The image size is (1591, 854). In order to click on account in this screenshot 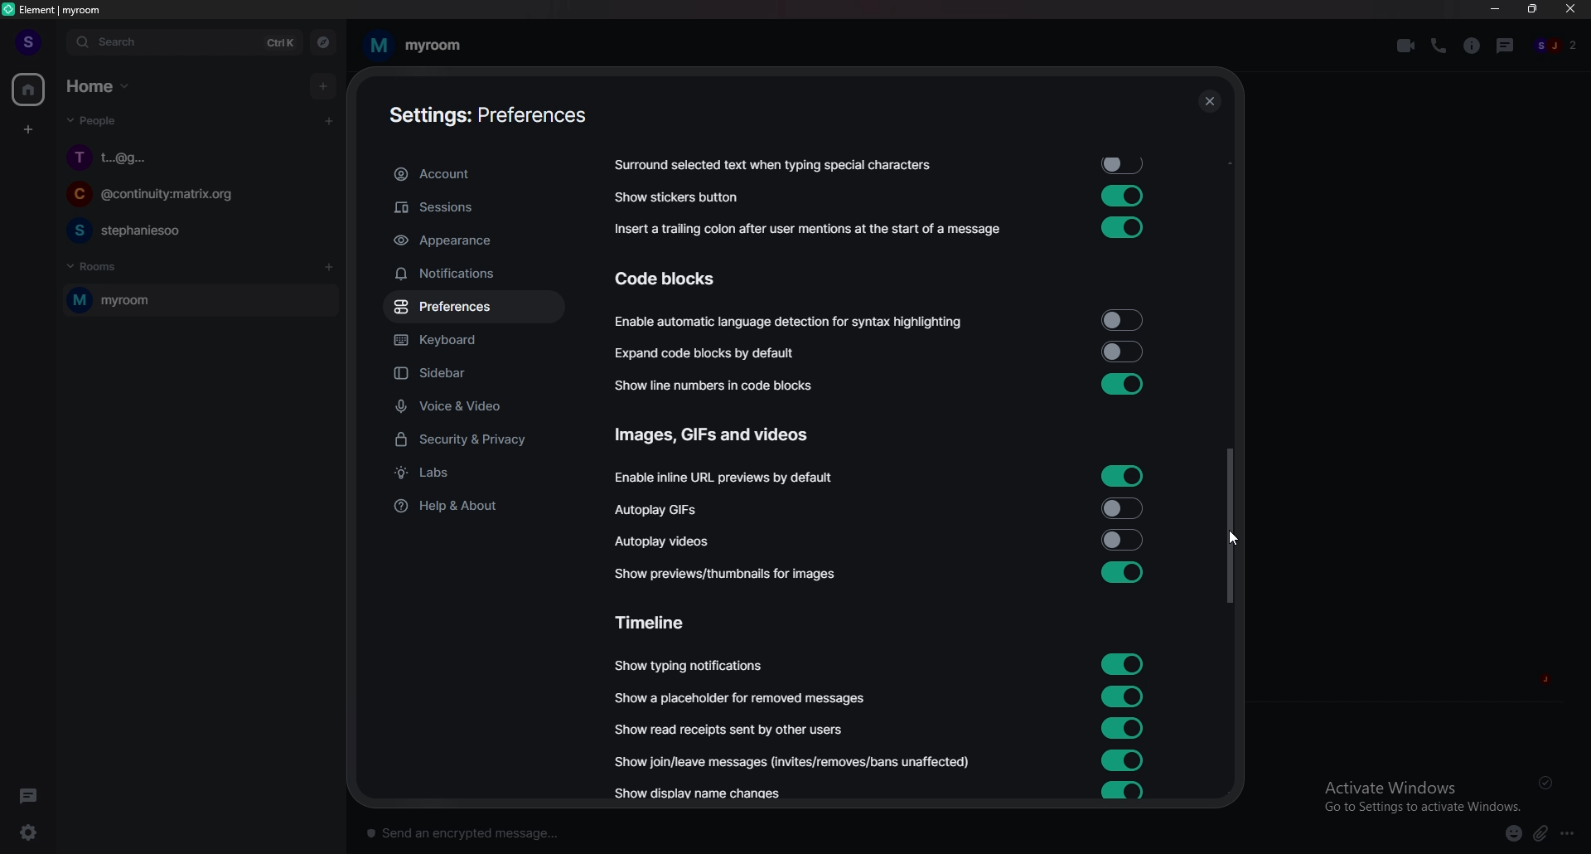, I will do `click(472, 175)`.